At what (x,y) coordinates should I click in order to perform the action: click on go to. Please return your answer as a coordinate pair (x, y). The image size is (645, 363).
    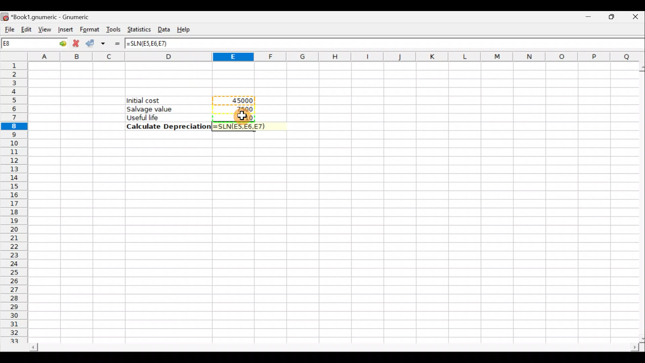
    Looking at the image, I should click on (58, 43).